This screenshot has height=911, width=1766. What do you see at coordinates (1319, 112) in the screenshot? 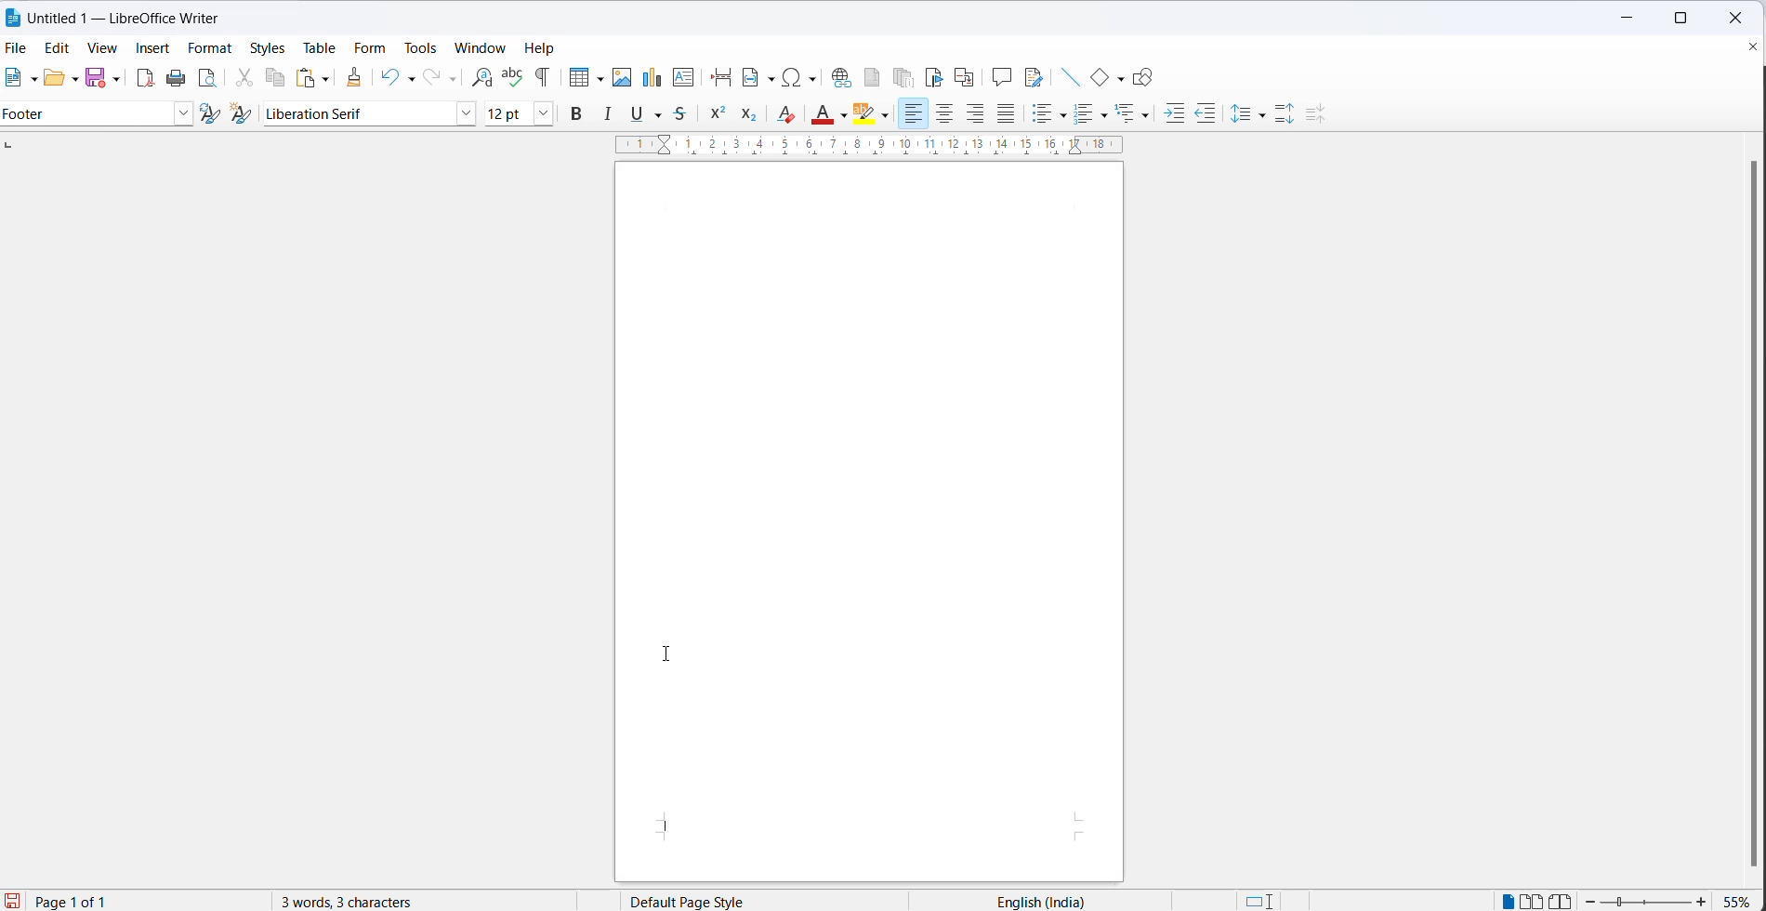
I see `decrease paragraph spacing` at bounding box center [1319, 112].